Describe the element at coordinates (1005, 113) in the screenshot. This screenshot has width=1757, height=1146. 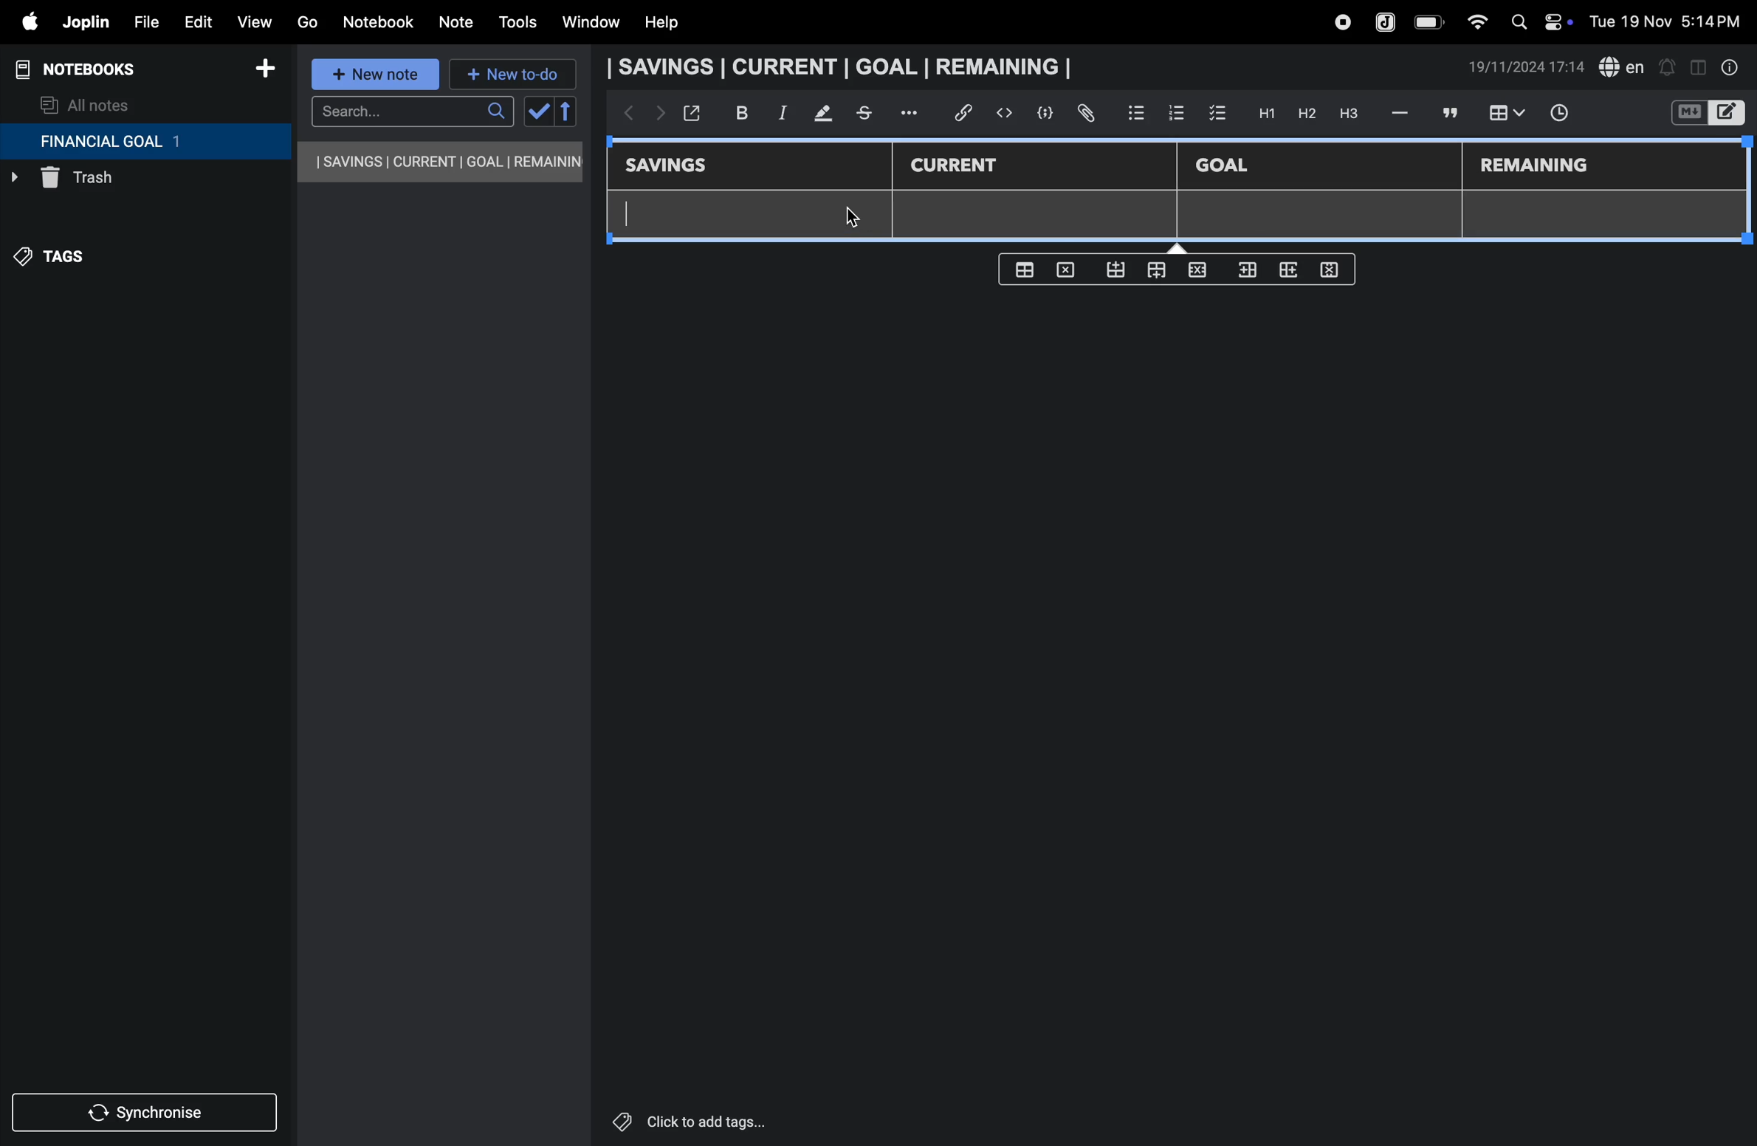
I see `insert code` at that location.